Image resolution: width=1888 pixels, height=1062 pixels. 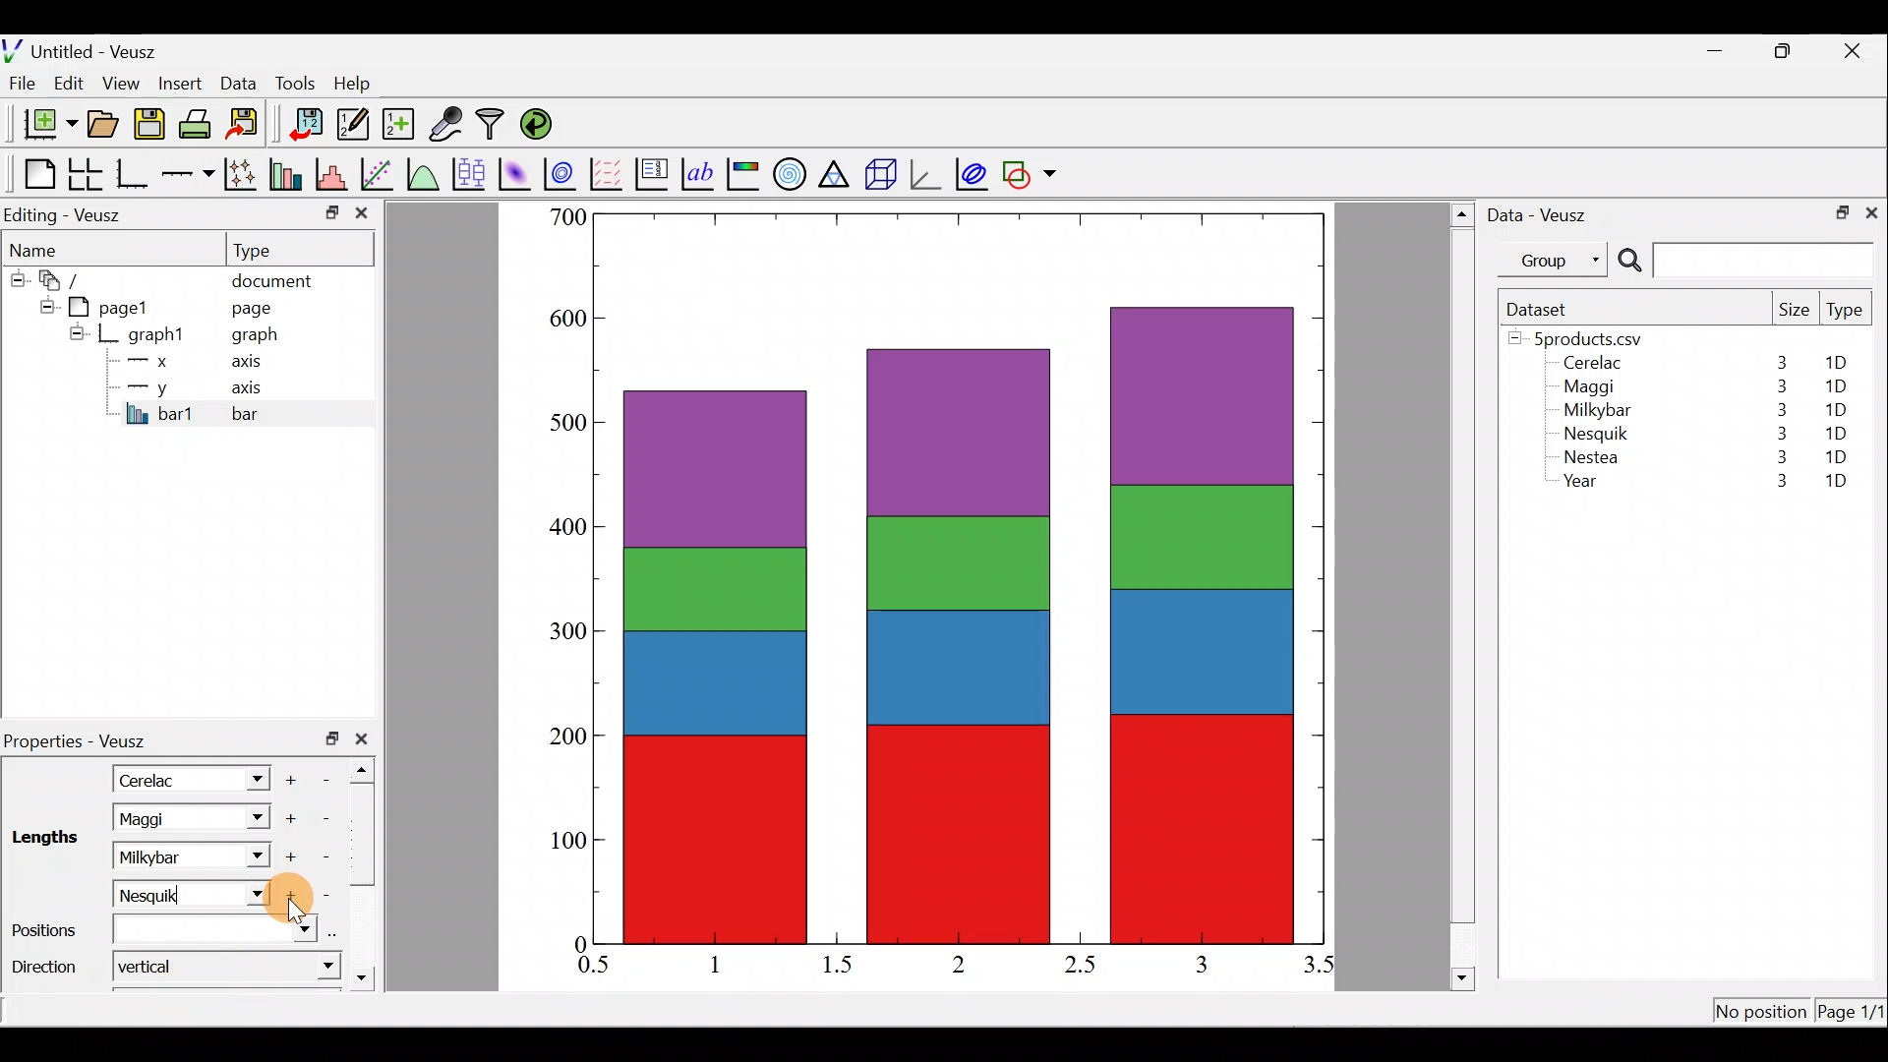 What do you see at coordinates (253, 364) in the screenshot?
I see `axis` at bounding box center [253, 364].